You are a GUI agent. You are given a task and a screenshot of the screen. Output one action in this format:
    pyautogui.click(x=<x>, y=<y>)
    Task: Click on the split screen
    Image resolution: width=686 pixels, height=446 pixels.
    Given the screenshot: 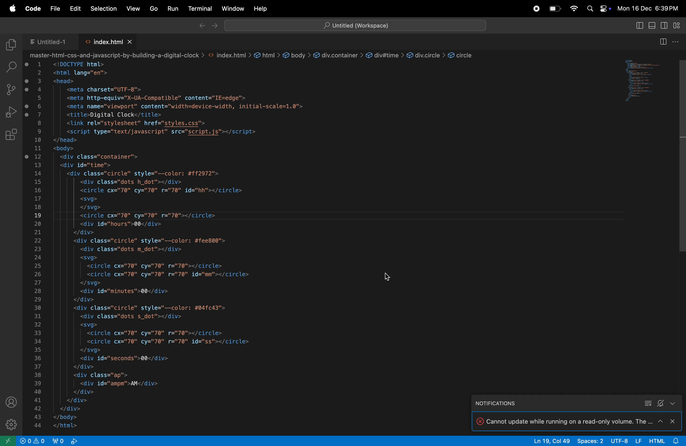 What is the action you would take?
    pyautogui.click(x=665, y=43)
    